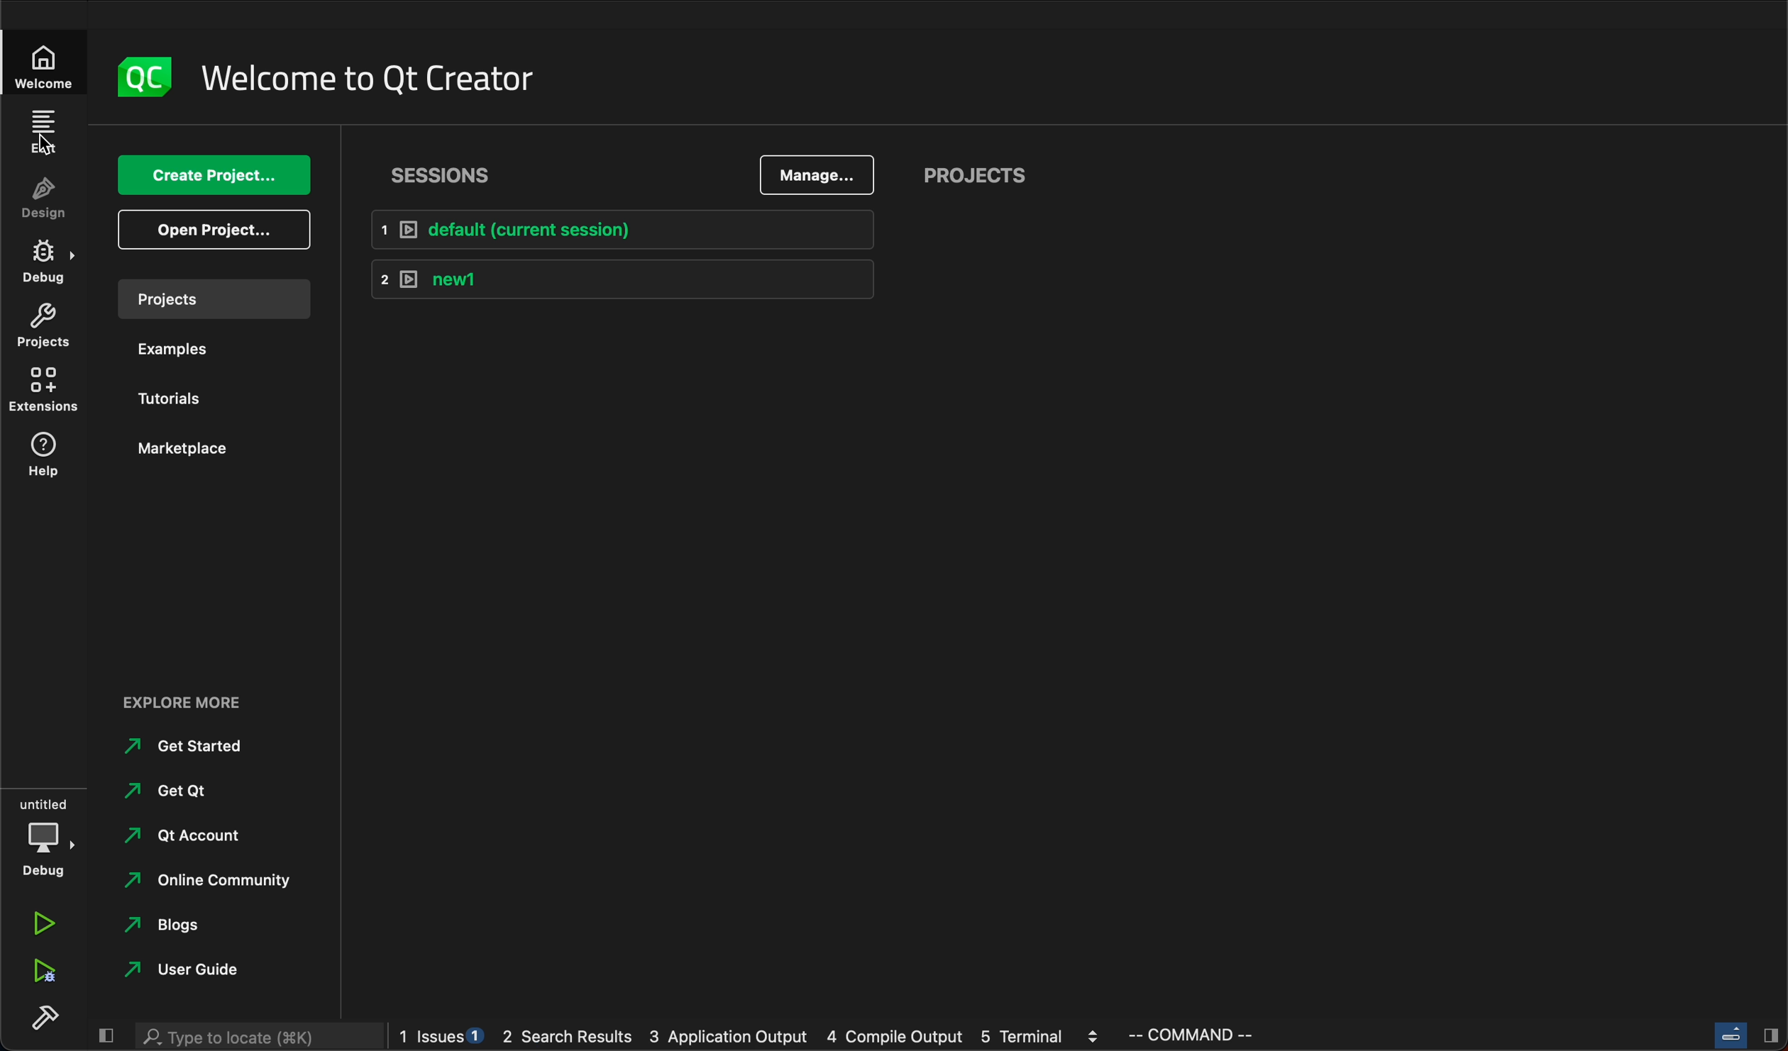 The image size is (1788, 1051). What do you see at coordinates (45, 133) in the screenshot?
I see `edit` at bounding box center [45, 133].